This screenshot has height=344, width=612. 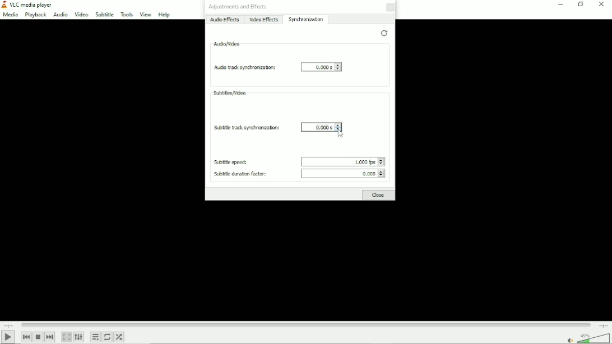 What do you see at coordinates (79, 337) in the screenshot?
I see `Show extended settings` at bounding box center [79, 337].